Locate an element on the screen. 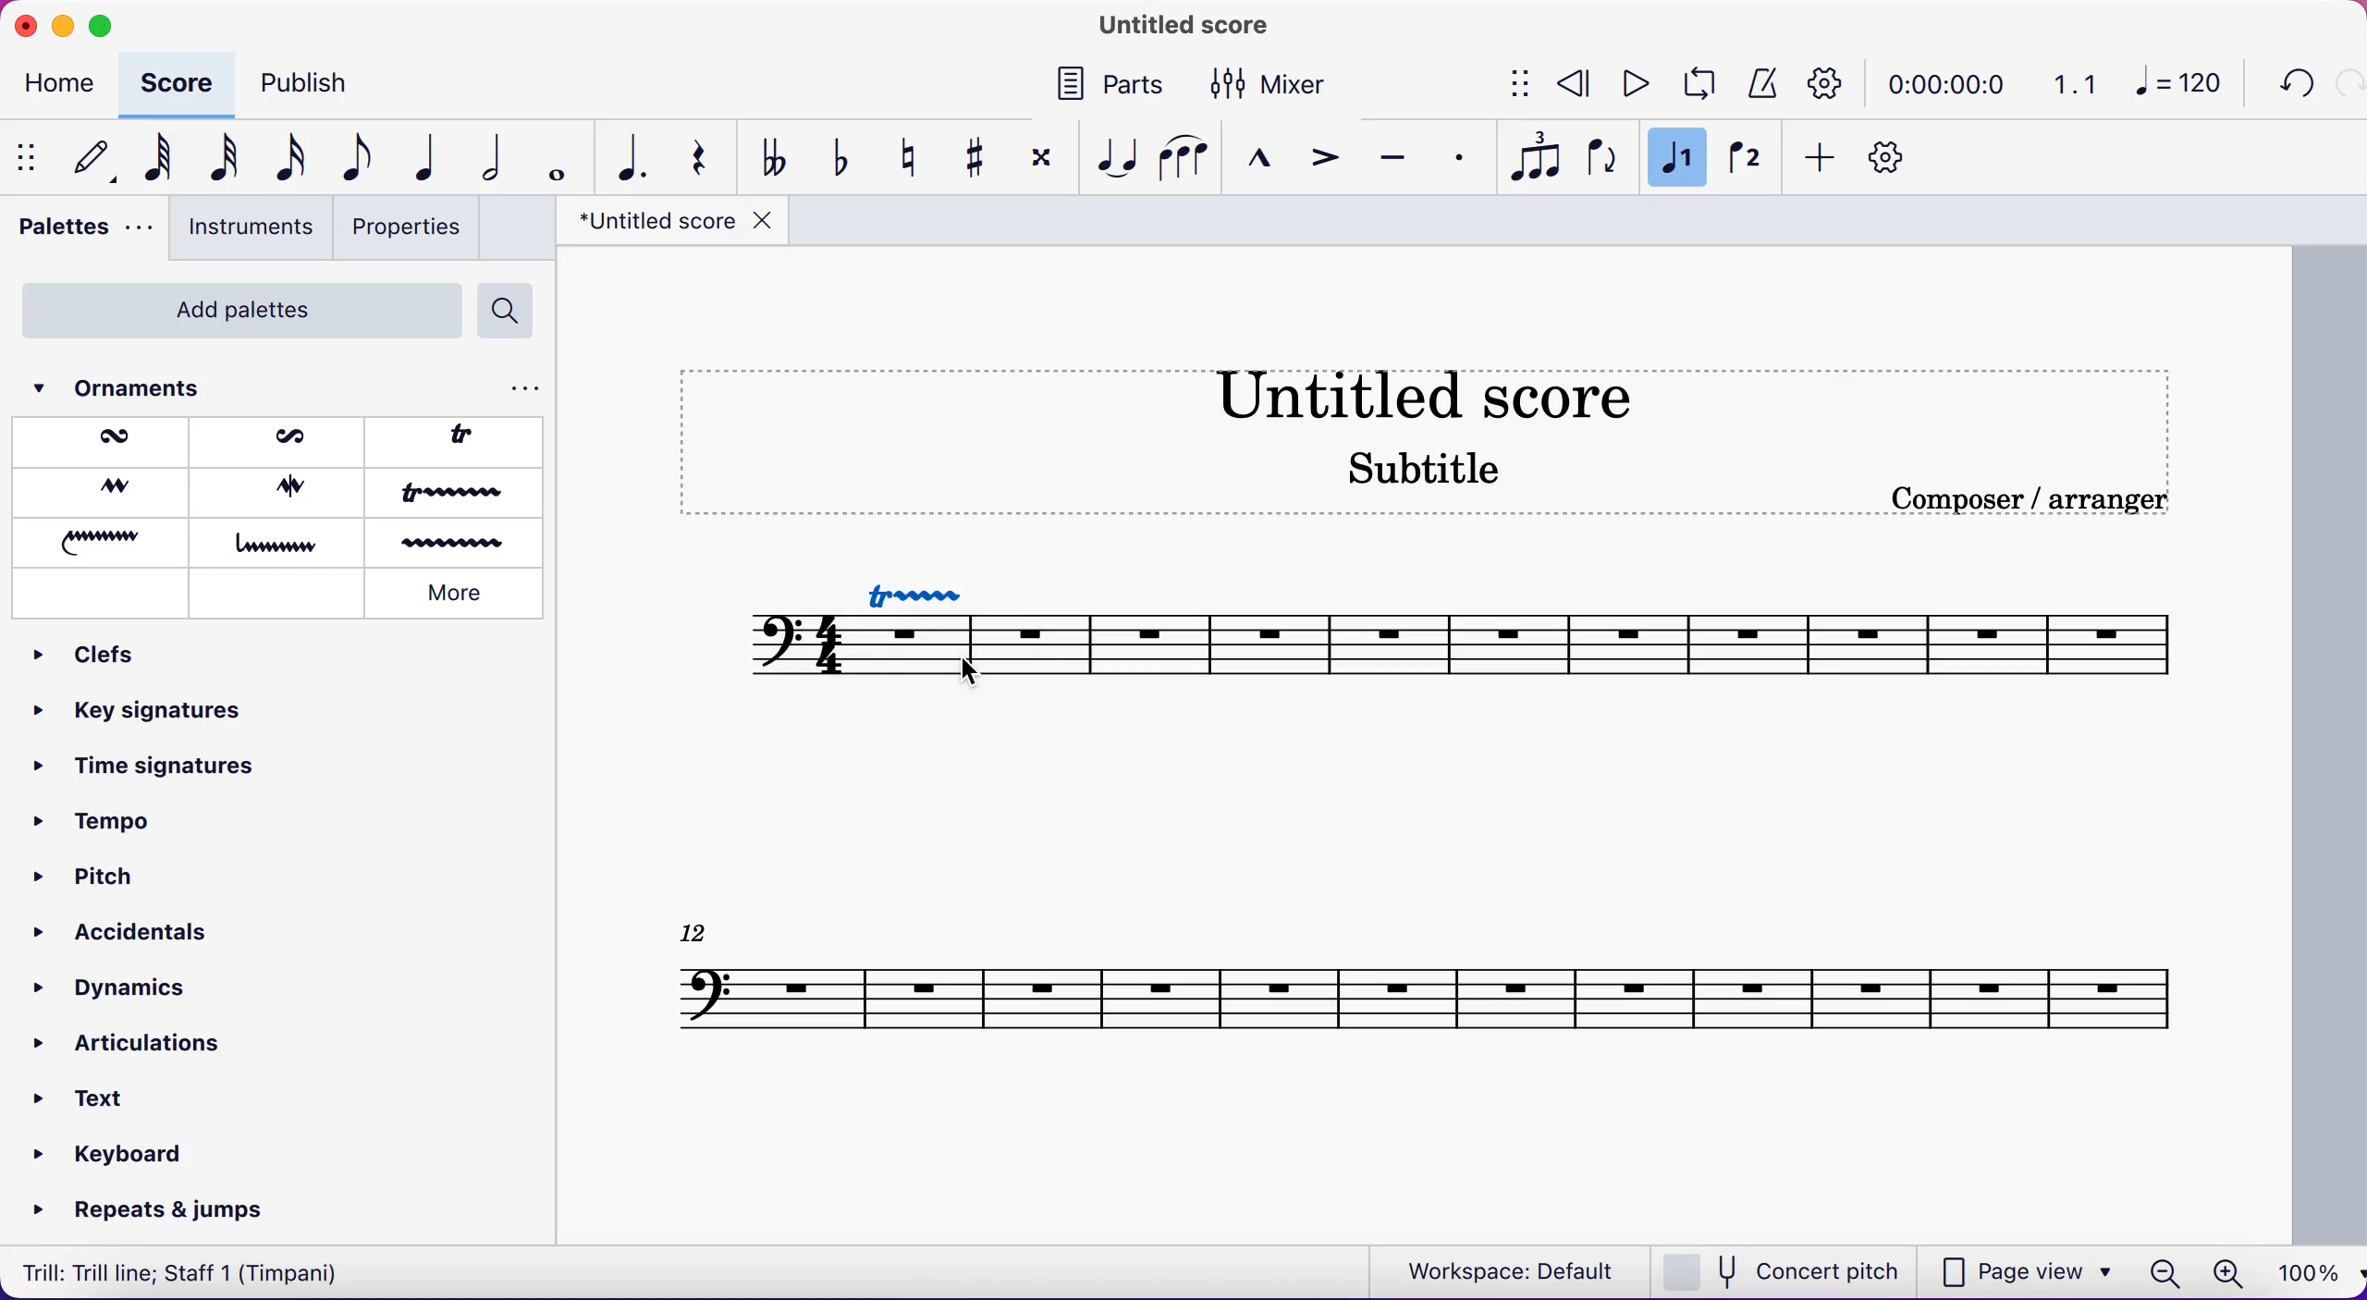  cursor is located at coordinates (974, 678).